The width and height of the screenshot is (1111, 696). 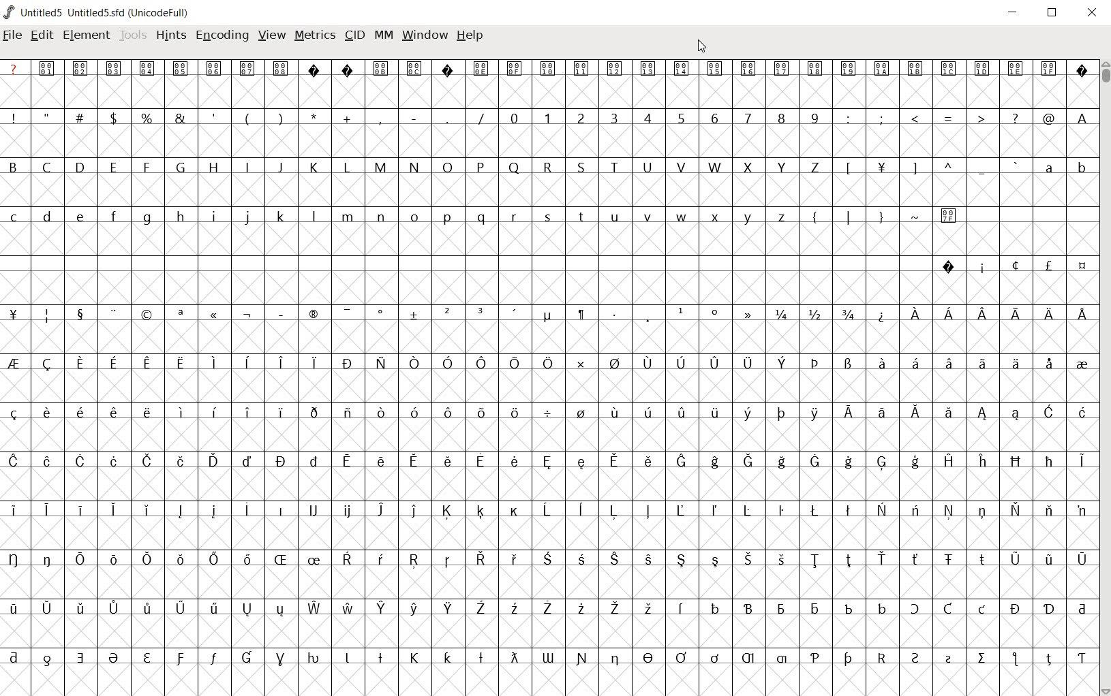 I want to click on Symbol, so click(x=515, y=511).